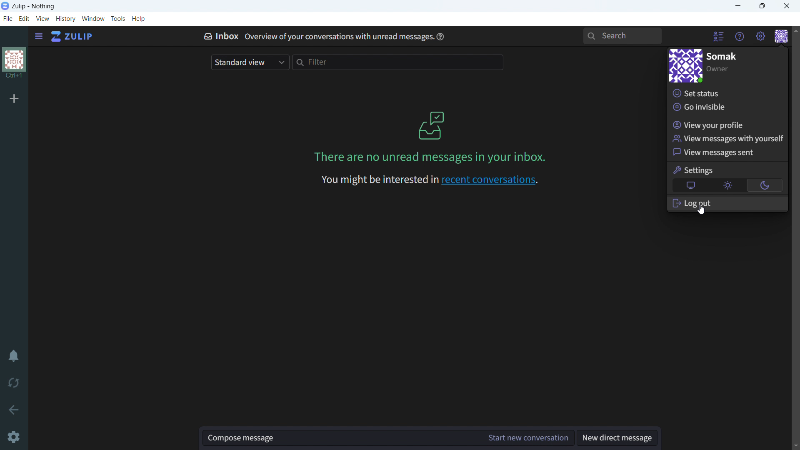  What do you see at coordinates (727, 202) in the screenshot?
I see `log out` at bounding box center [727, 202].